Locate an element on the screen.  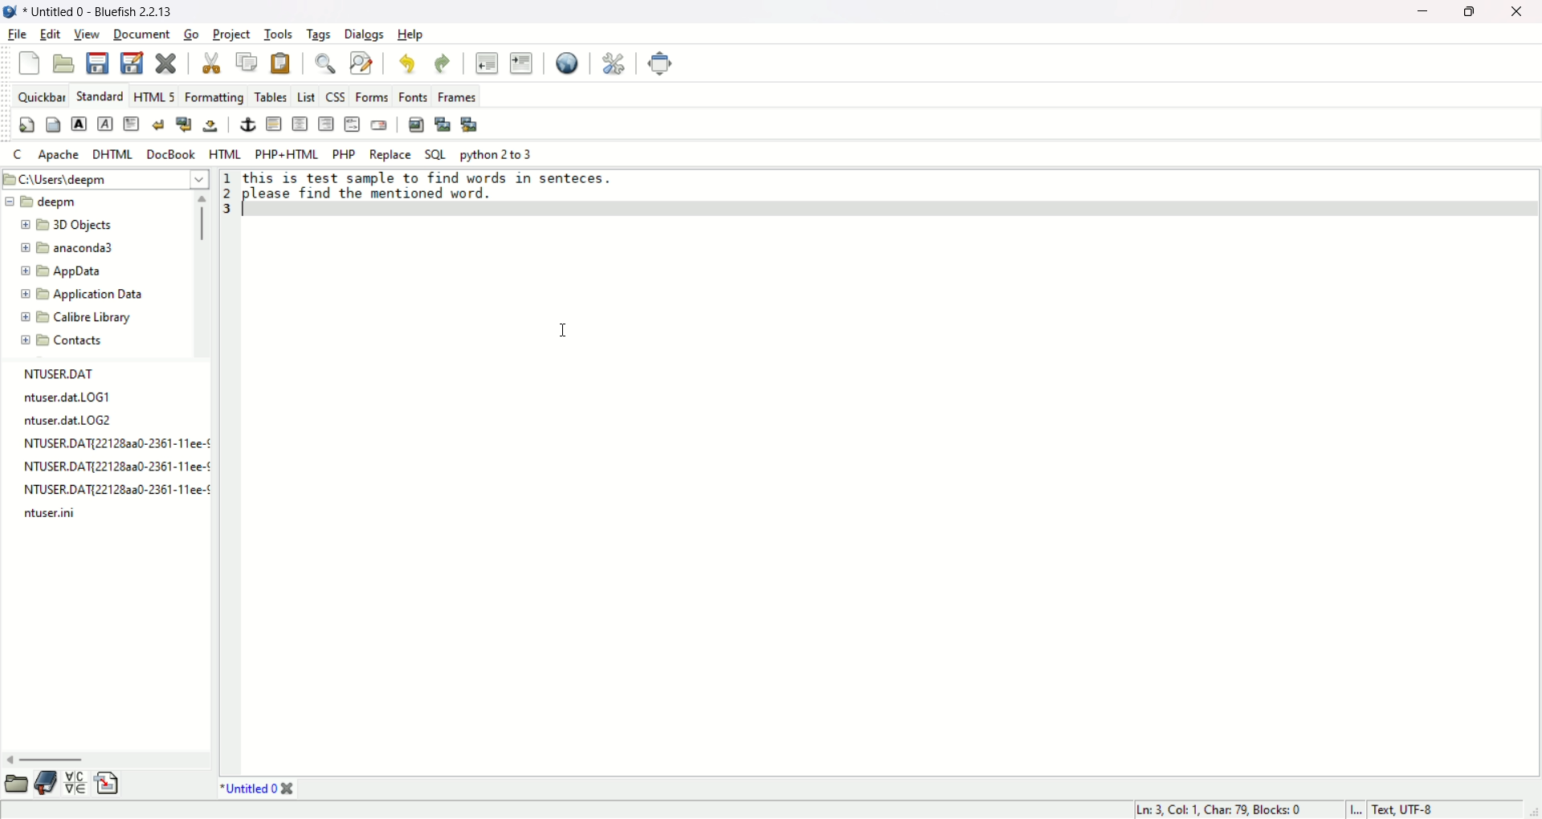
HTML is located at coordinates (224, 152).